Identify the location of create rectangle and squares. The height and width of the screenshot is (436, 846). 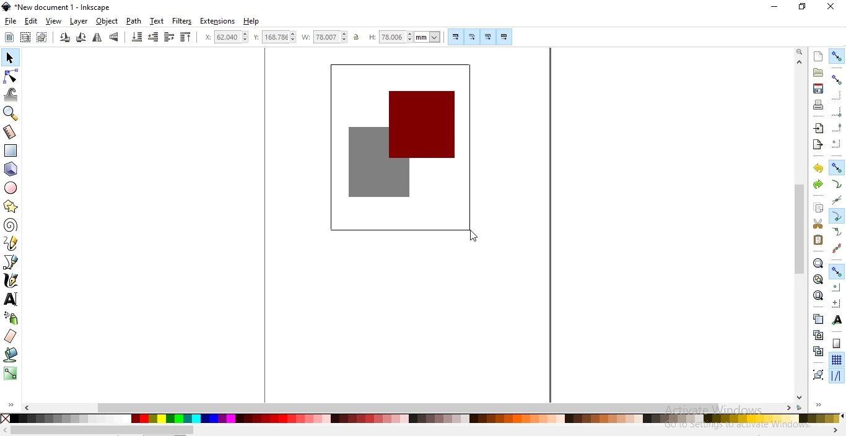
(11, 150).